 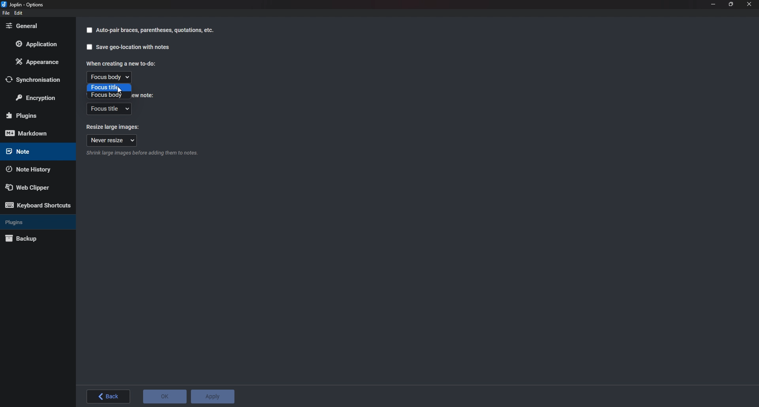 What do you see at coordinates (714, 5) in the screenshot?
I see `Minimize` at bounding box center [714, 5].